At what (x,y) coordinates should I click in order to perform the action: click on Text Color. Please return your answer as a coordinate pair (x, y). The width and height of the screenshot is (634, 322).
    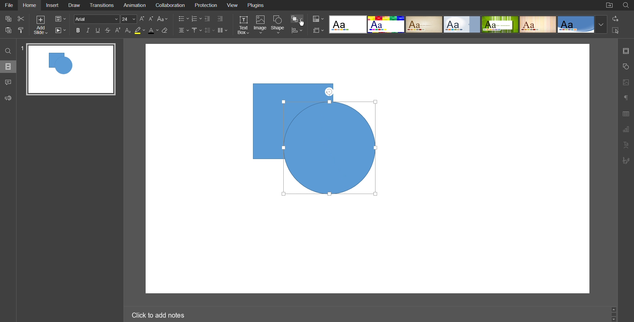
    Looking at the image, I should click on (153, 31).